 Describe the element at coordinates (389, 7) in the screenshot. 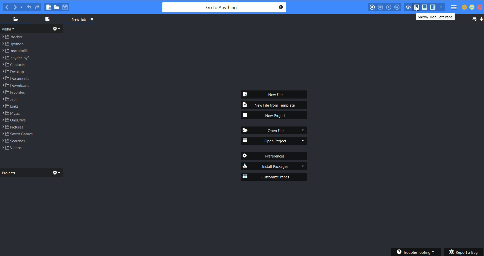

I see `play last macro` at that location.